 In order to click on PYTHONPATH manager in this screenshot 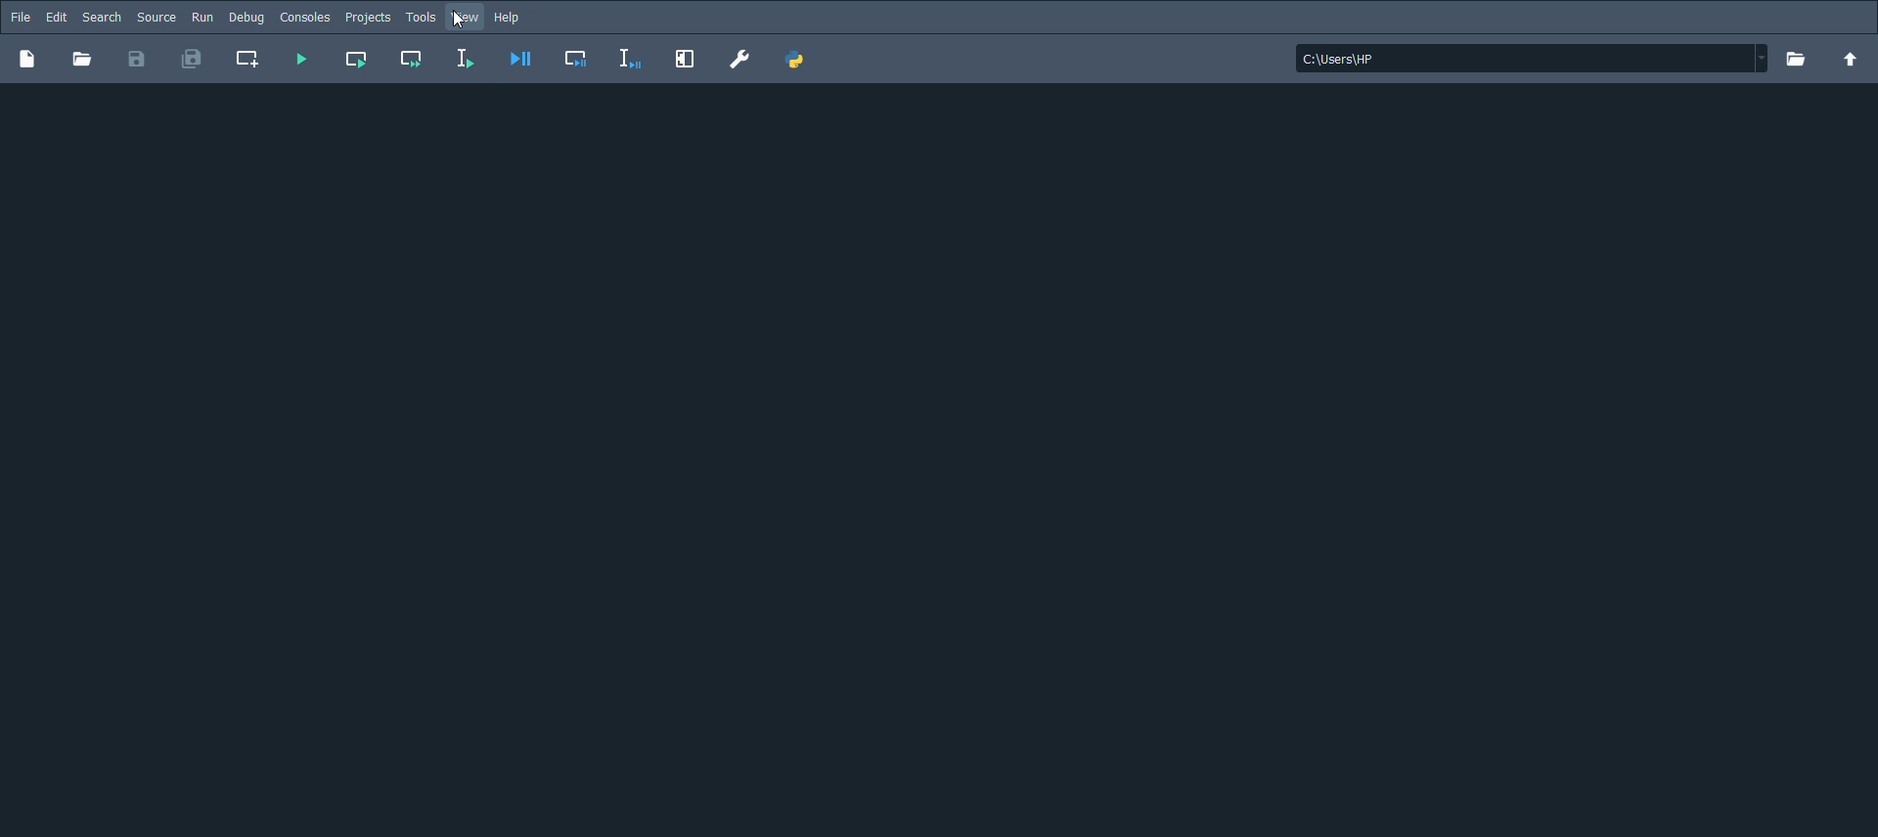, I will do `click(800, 61)`.